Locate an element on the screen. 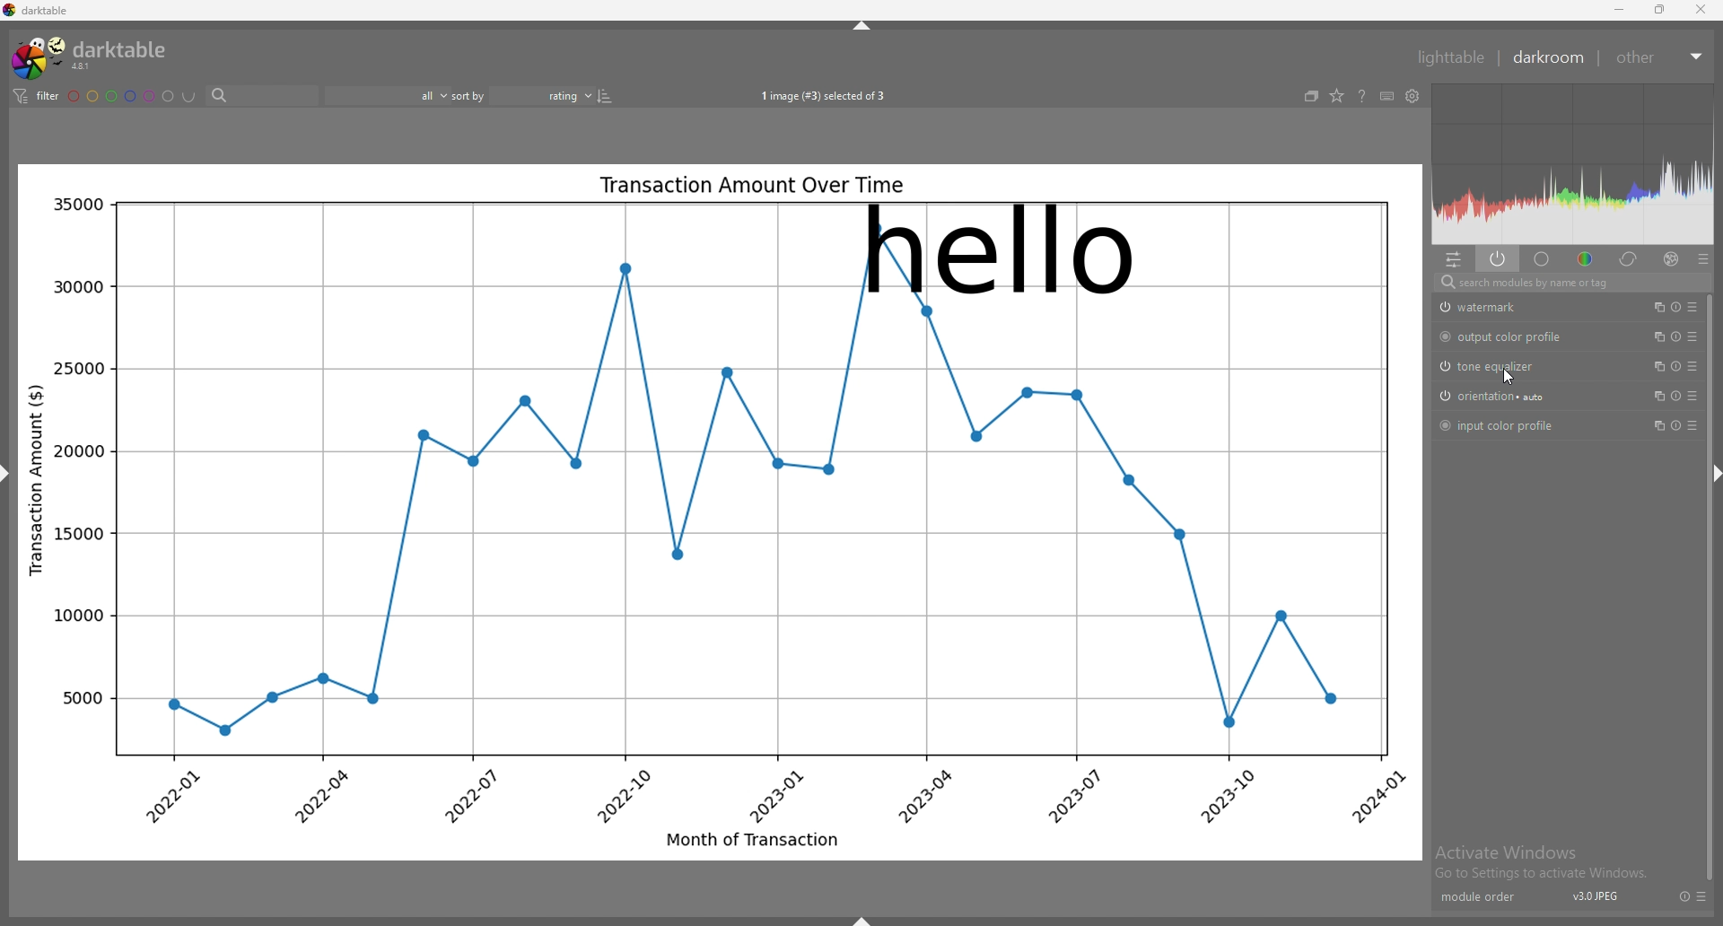 The width and height of the screenshot is (1723, 926). 30000 is located at coordinates (75, 287).